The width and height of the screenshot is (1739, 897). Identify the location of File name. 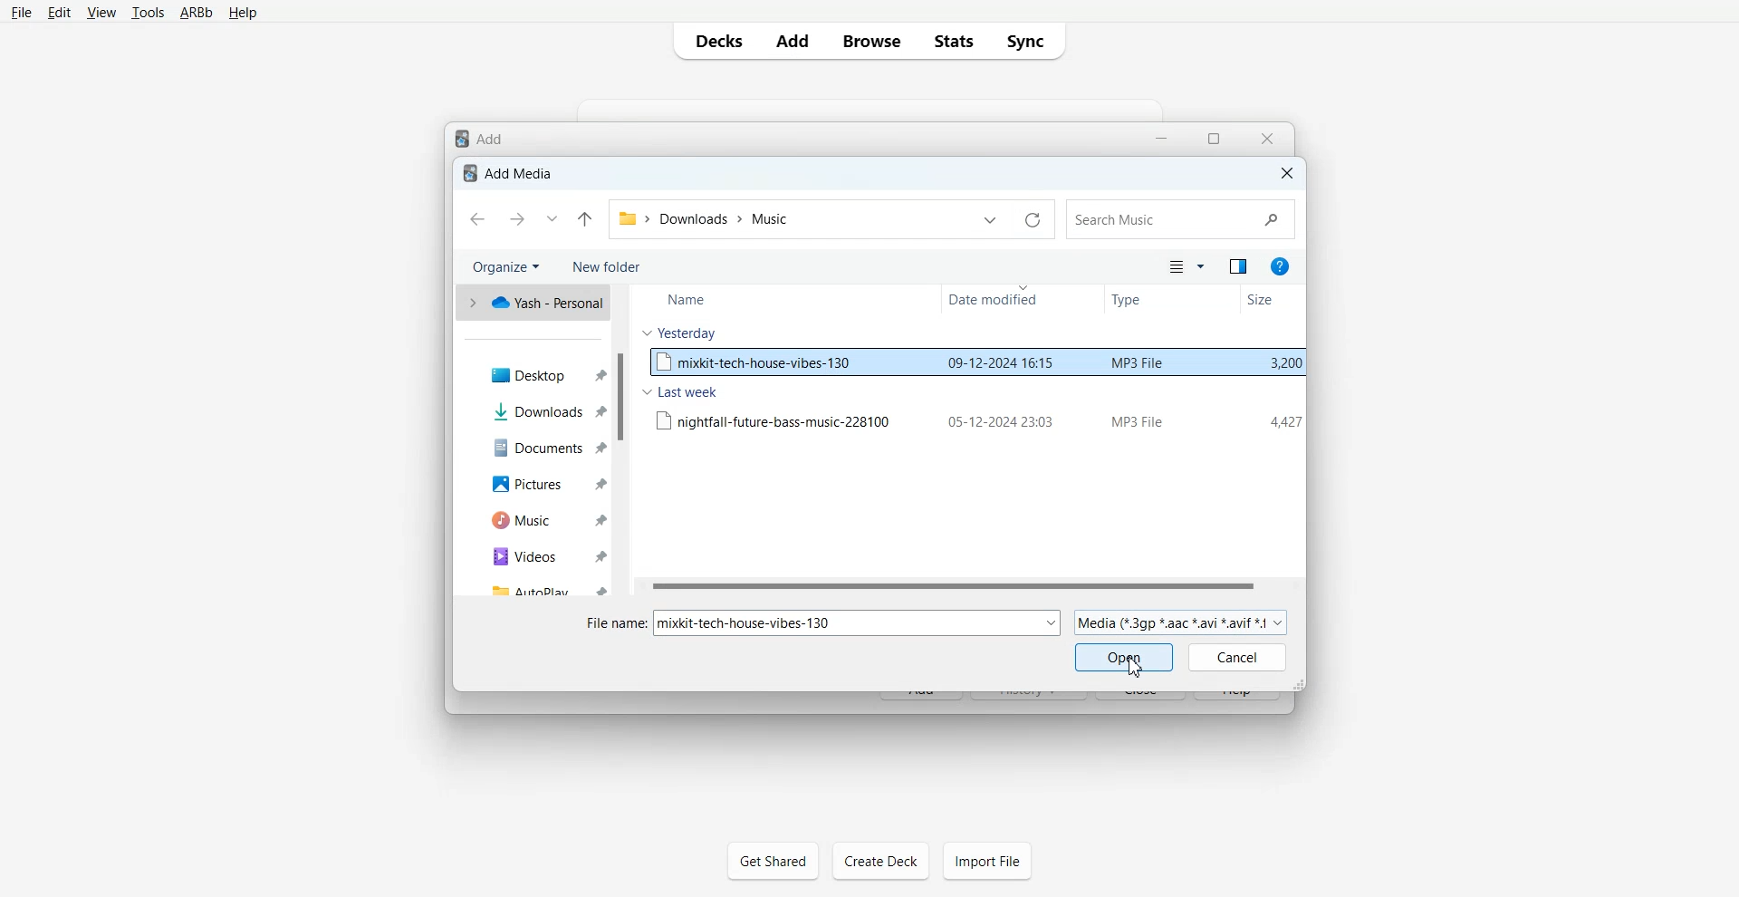
(811, 627).